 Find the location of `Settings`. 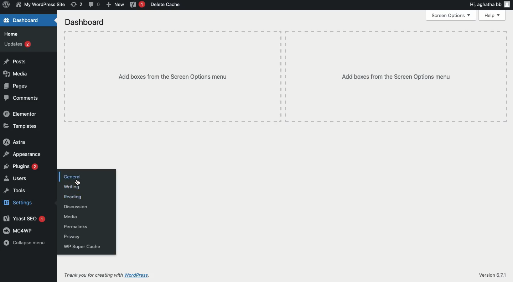

Settings is located at coordinates (17, 202).